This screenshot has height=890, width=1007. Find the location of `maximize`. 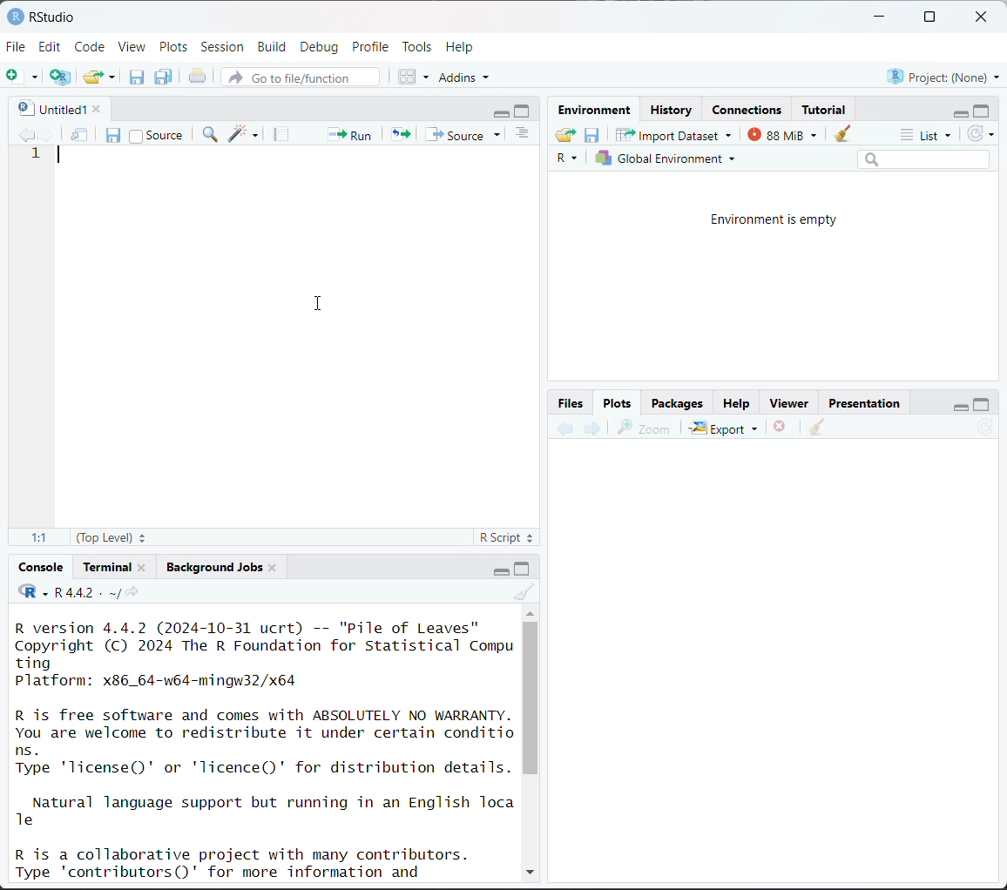

maximize is located at coordinates (983, 110).